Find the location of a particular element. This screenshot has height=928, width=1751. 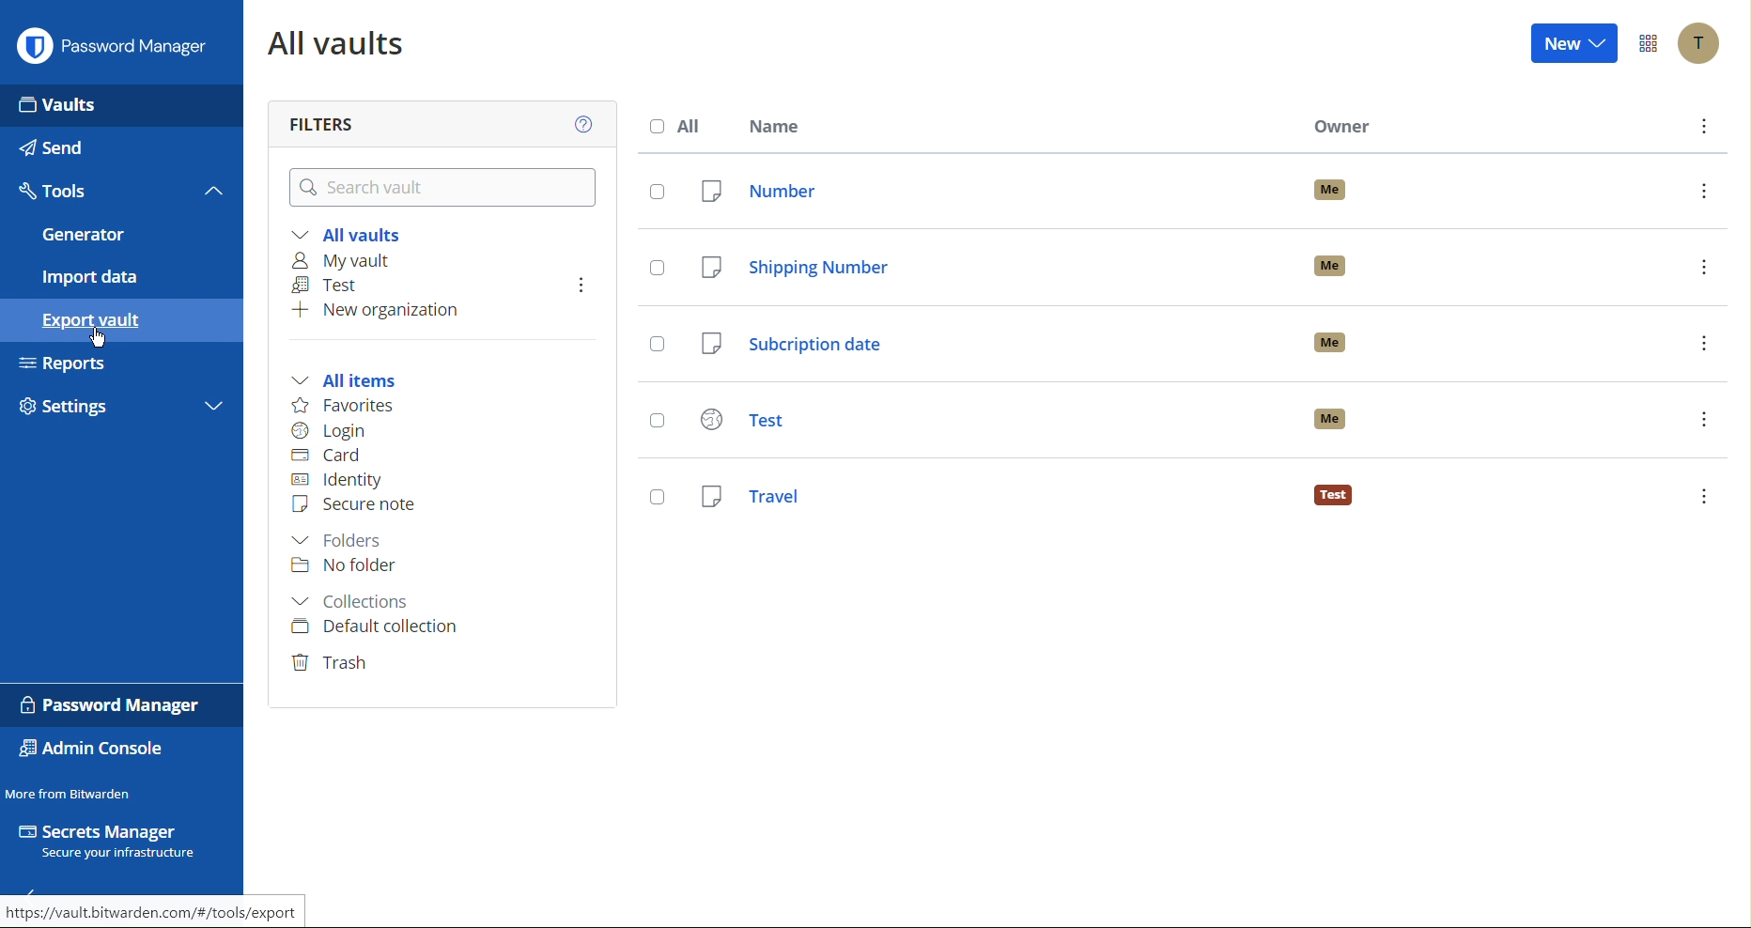

Search Bar is located at coordinates (432, 185).